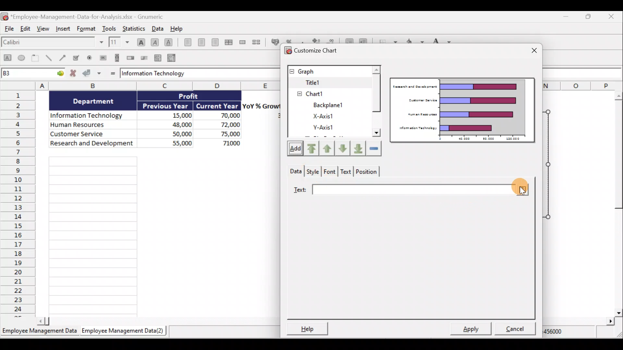 The height and width of the screenshot is (350, 623). Describe the element at coordinates (343, 148) in the screenshot. I see `Move down` at that location.